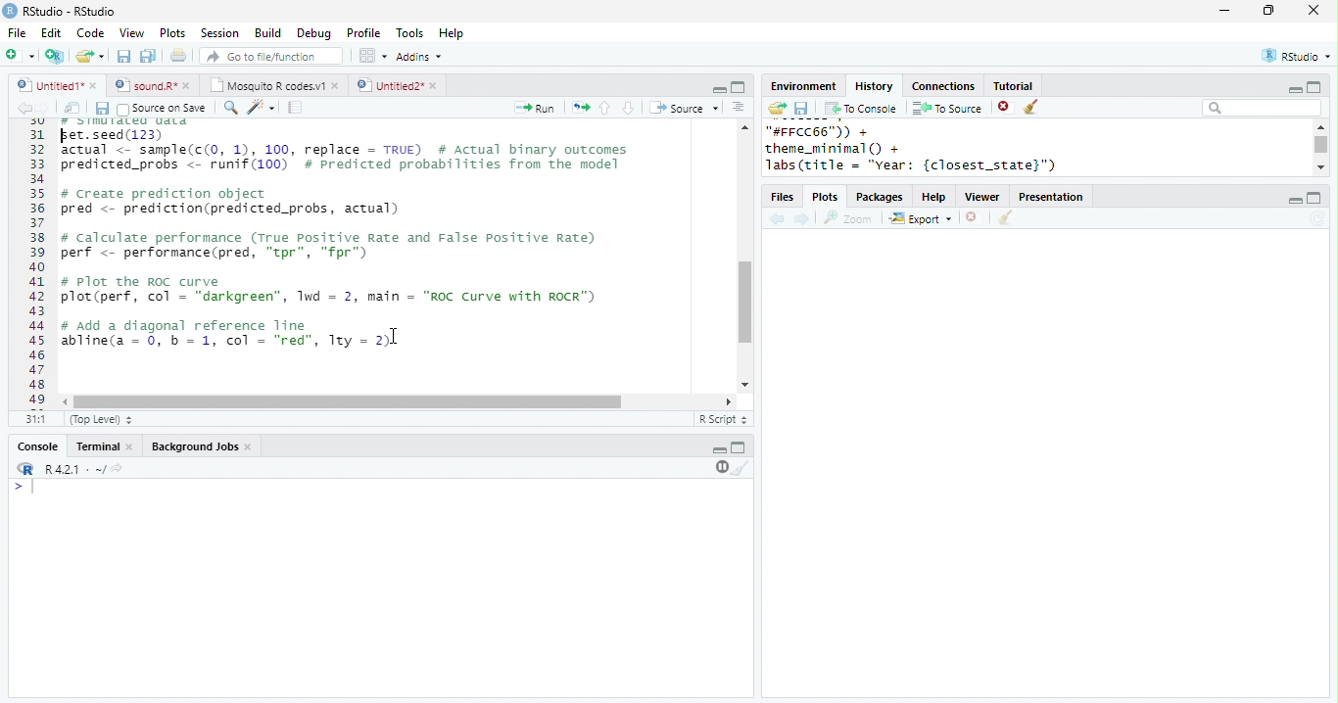 This screenshot has width=1338, height=703. I want to click on up, so click(603, 108).